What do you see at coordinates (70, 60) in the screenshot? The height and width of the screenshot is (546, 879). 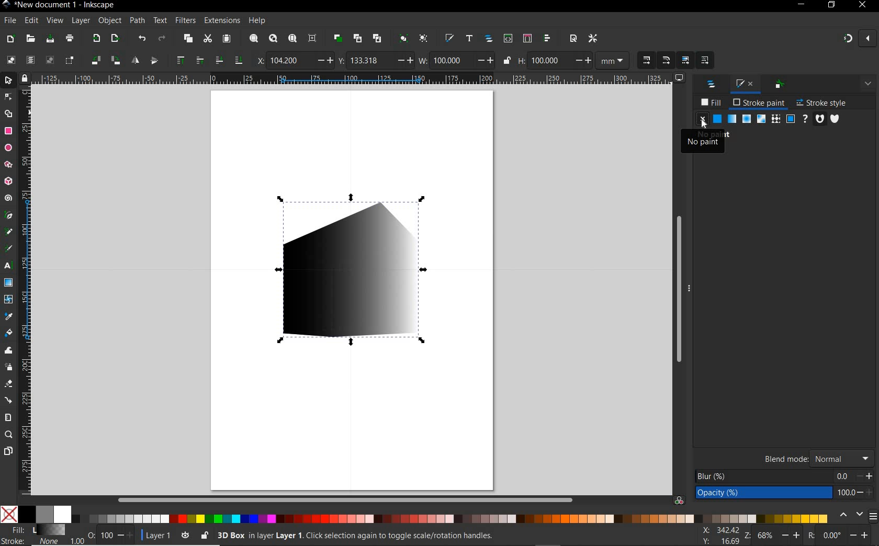 I see `TOGGLE SELECTION BOX` at bounding box center [70, 60].